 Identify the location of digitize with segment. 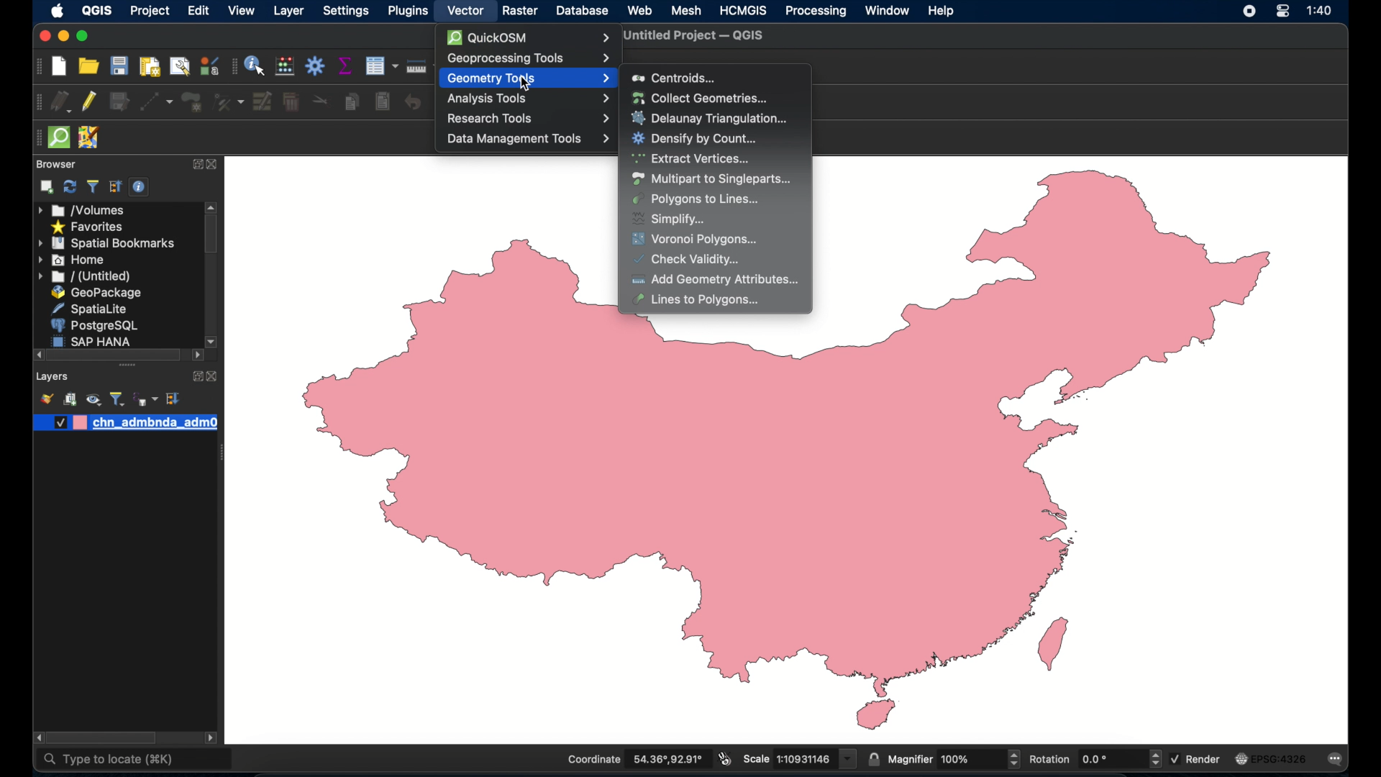
(156, 101).